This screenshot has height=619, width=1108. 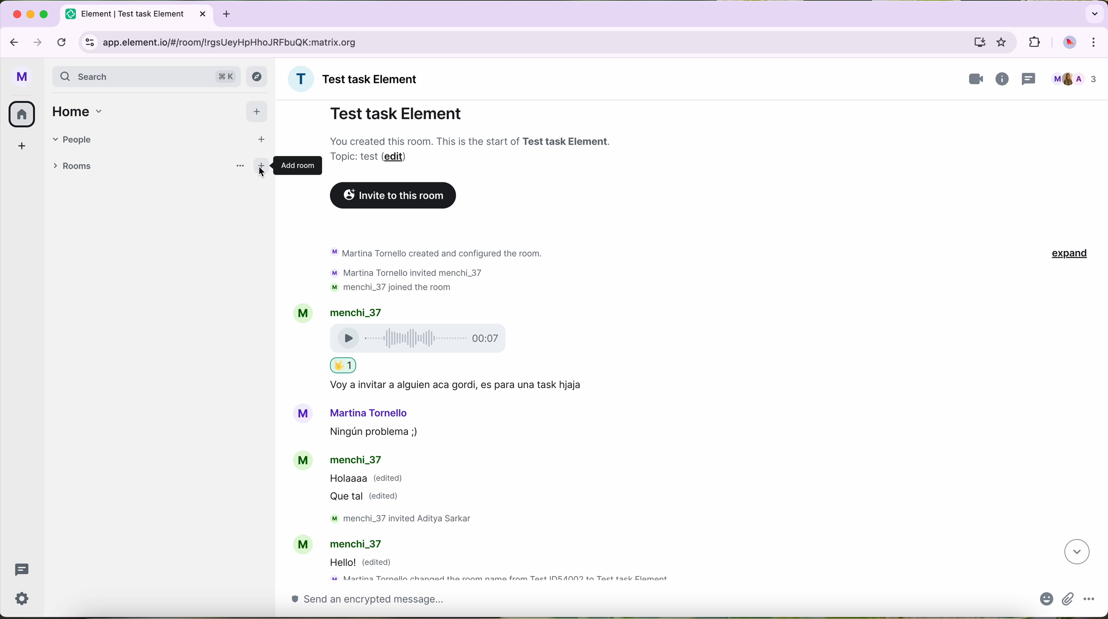 I want to click on home tab, so click(x=81, y=111).